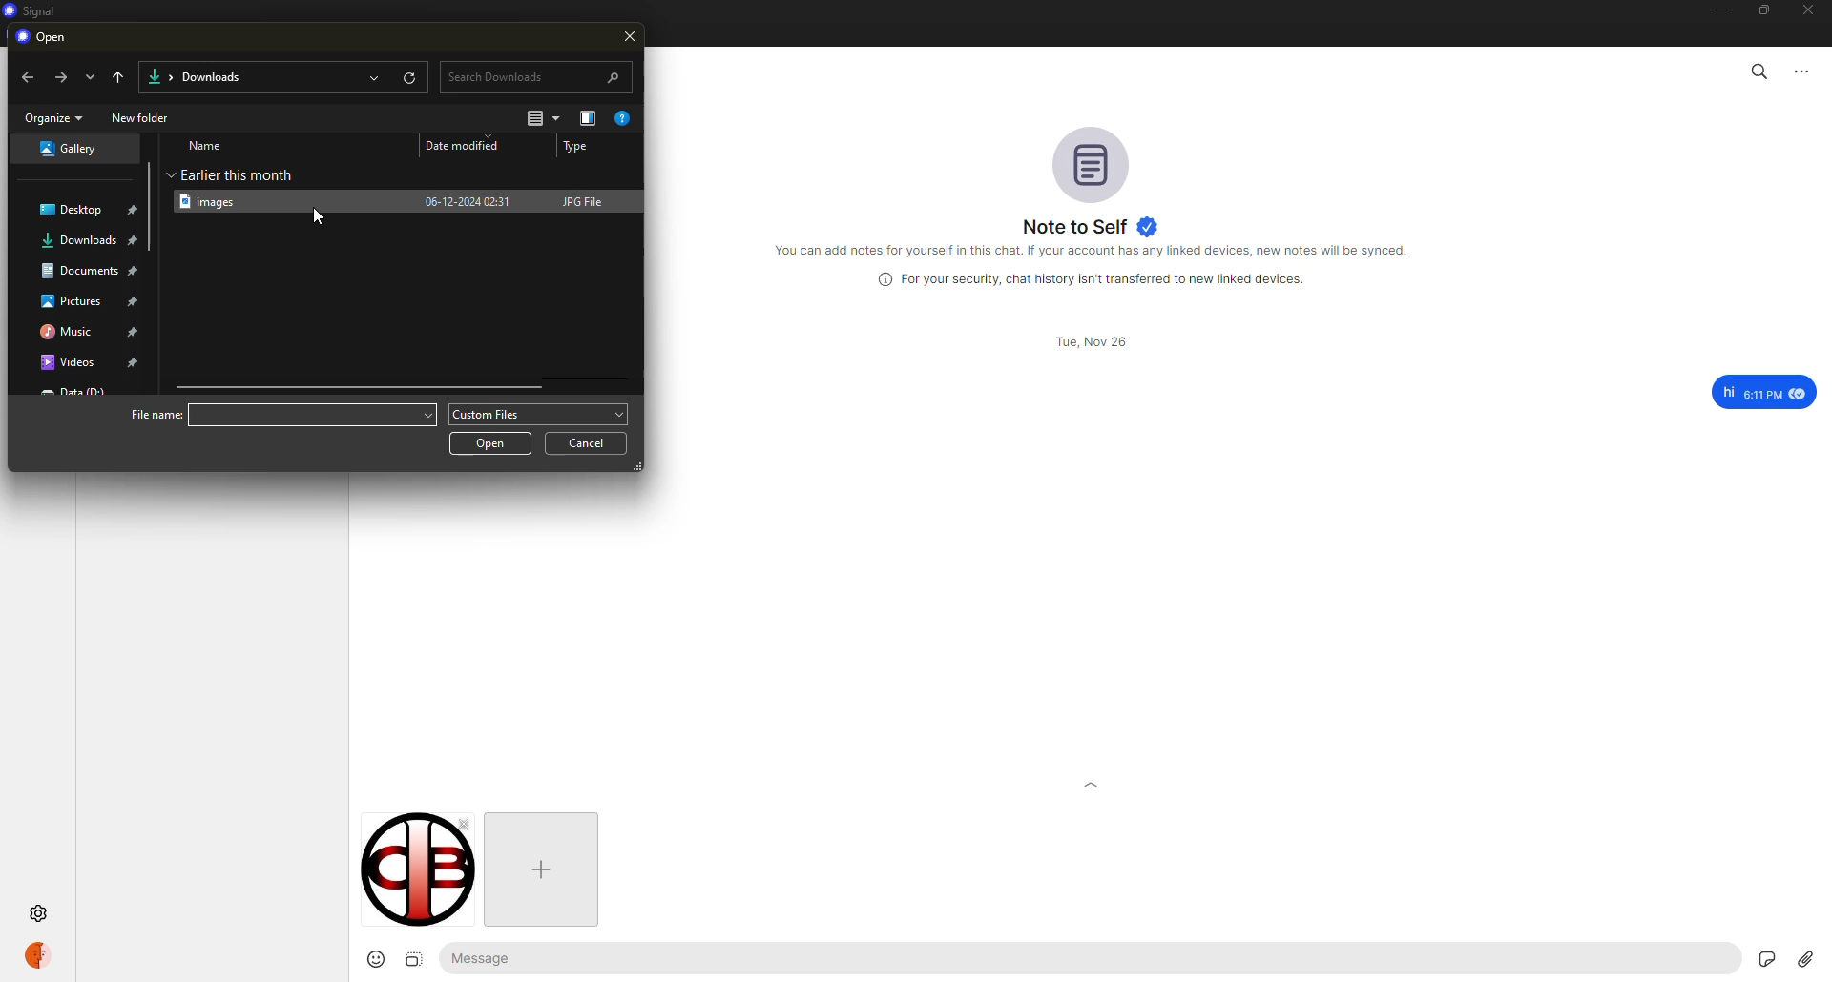 The image size is (1832, 982). I want to click on info, so click(1097, 251).